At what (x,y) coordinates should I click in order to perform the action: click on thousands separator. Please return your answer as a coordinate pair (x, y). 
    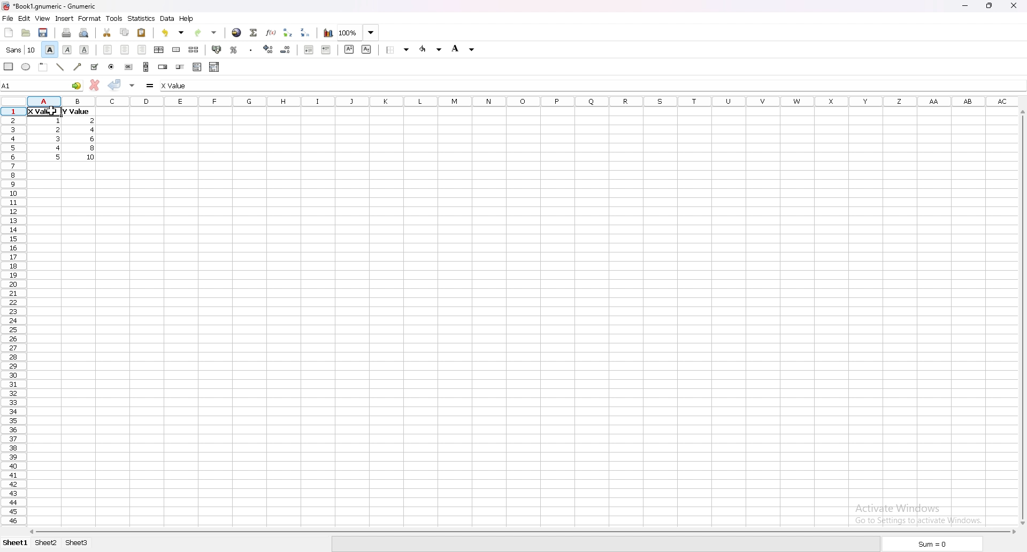
    Looking at the image, I should click on (251, 49).